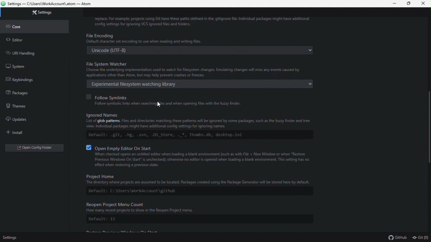 Image resolution: width=431 pixels, height=242 pixels. Describe the element at coordinates (40, 12) in the screenshot. I see `Settings` at that location.